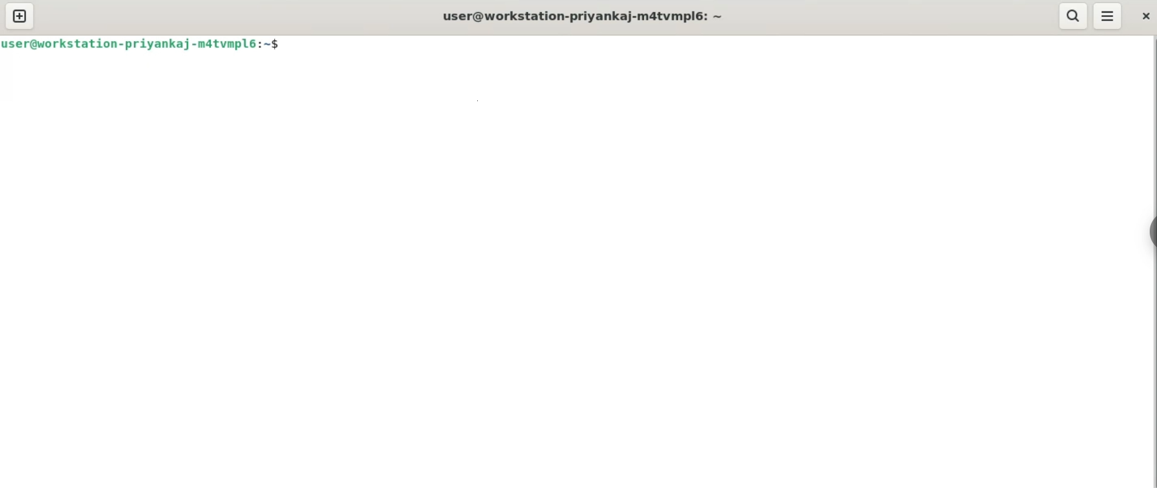 This screenshot has height=488, width=1157. I want to click on user@workstation-priyankaj-matvmplé:~$, so click(143, 45).